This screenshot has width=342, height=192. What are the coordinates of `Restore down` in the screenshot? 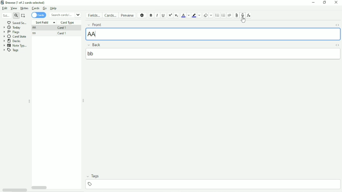 It's located at (325, 3).